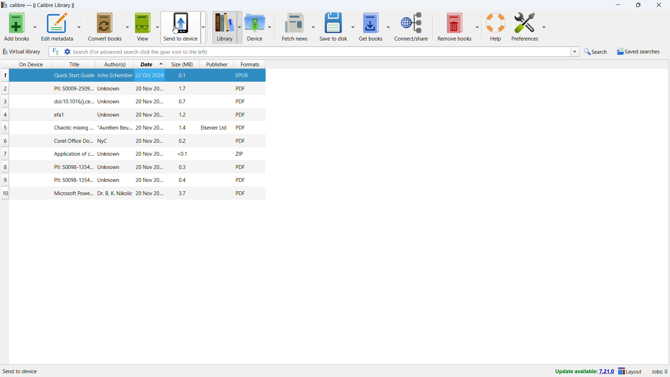  I want to click on remove books options, so click(478, 26).